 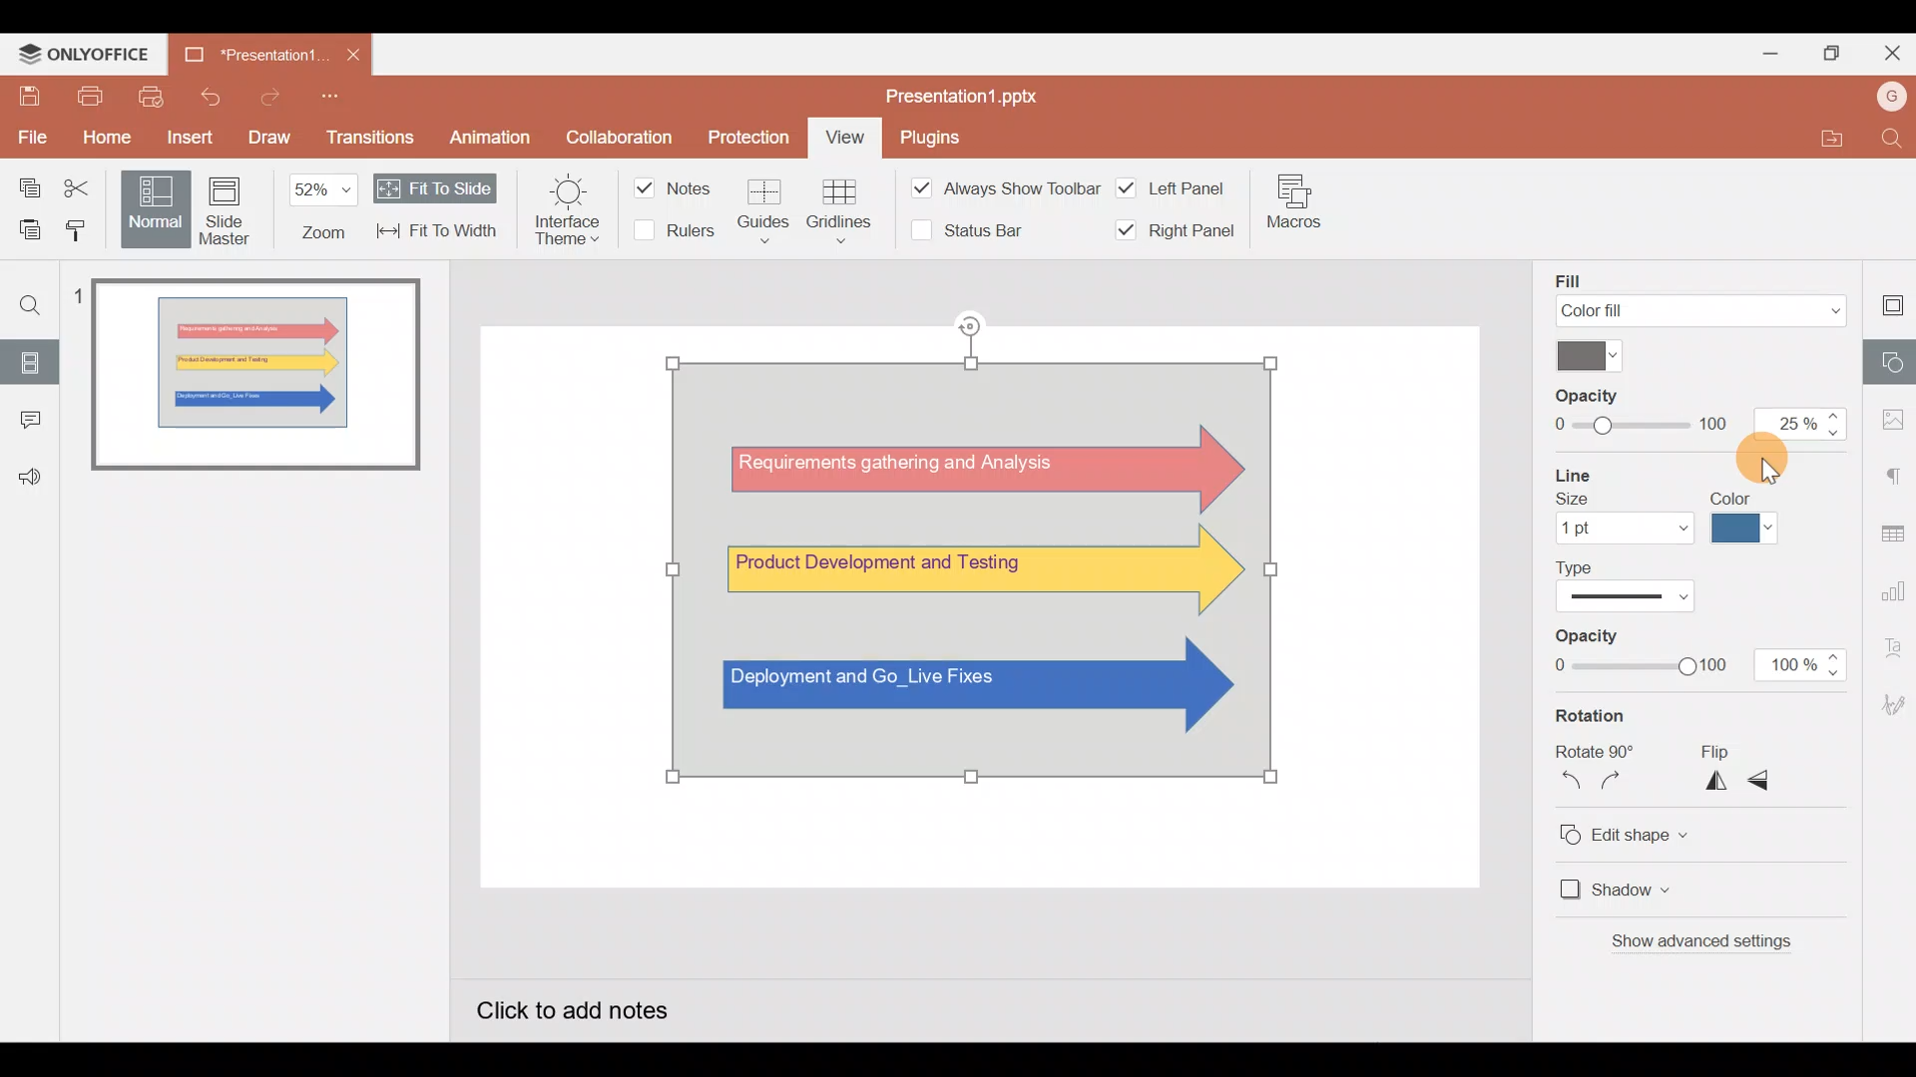 I want to click on ONLYOFFICE, so click(x=85, y=55).